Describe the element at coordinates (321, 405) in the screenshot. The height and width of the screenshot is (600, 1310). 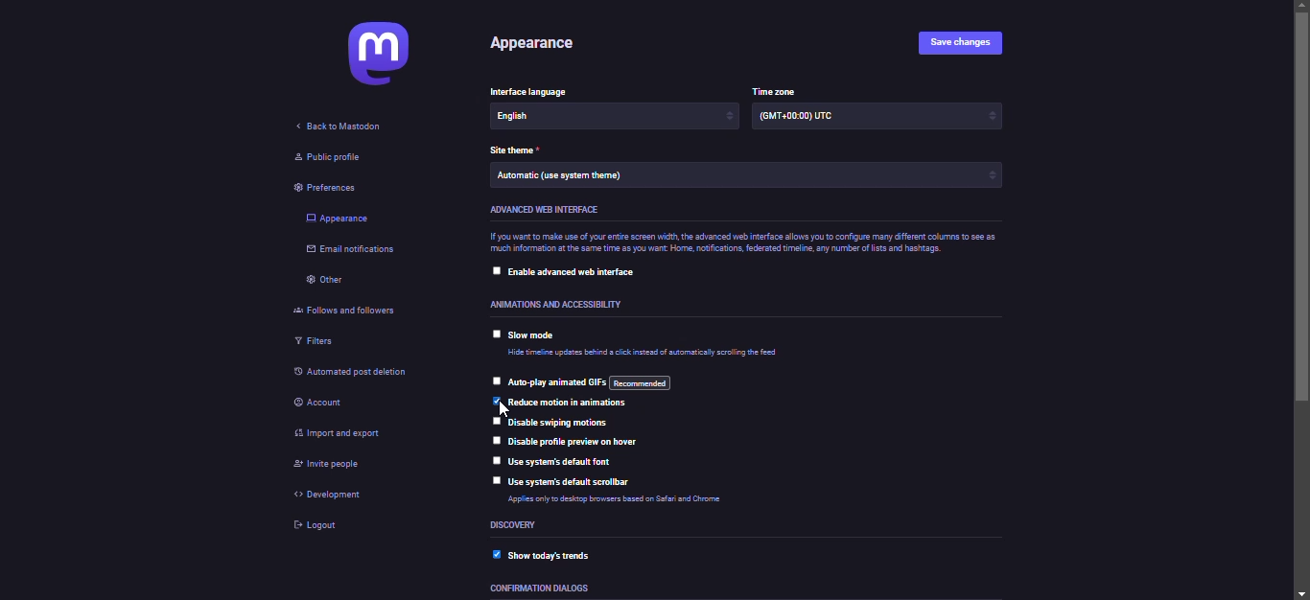
I see `account` at that location.